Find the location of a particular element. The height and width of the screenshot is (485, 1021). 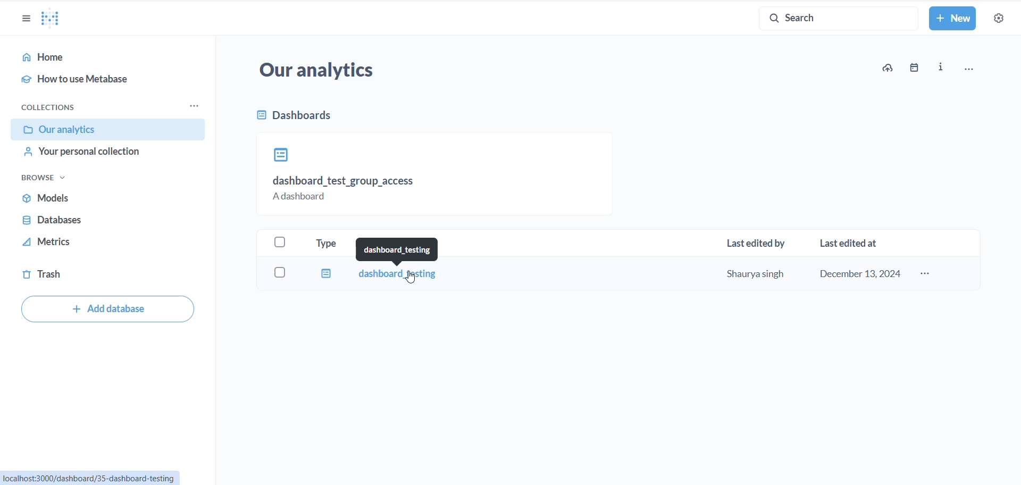

browse is located at coordinates (47, 178).